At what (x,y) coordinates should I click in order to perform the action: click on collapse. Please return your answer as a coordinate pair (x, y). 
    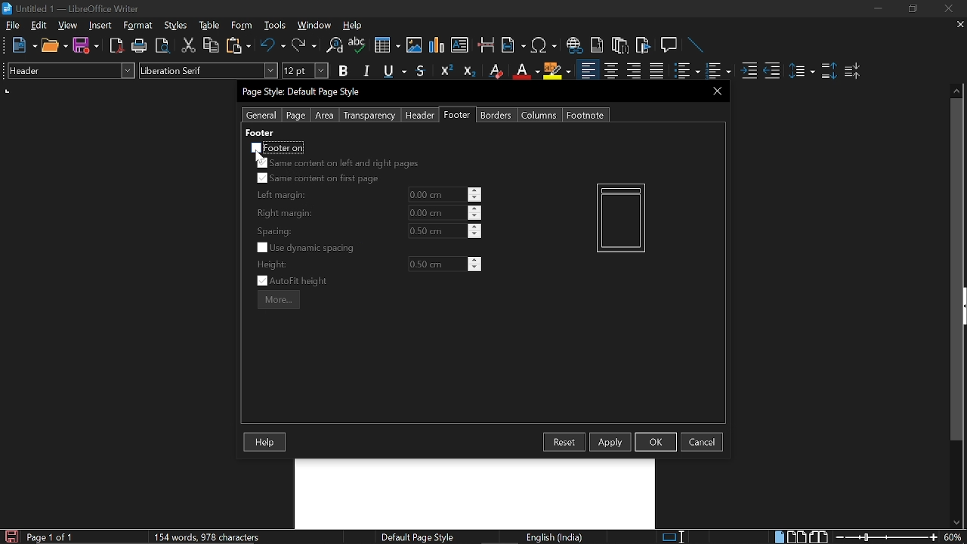
    Looking at the image, I should click on (963, 307).